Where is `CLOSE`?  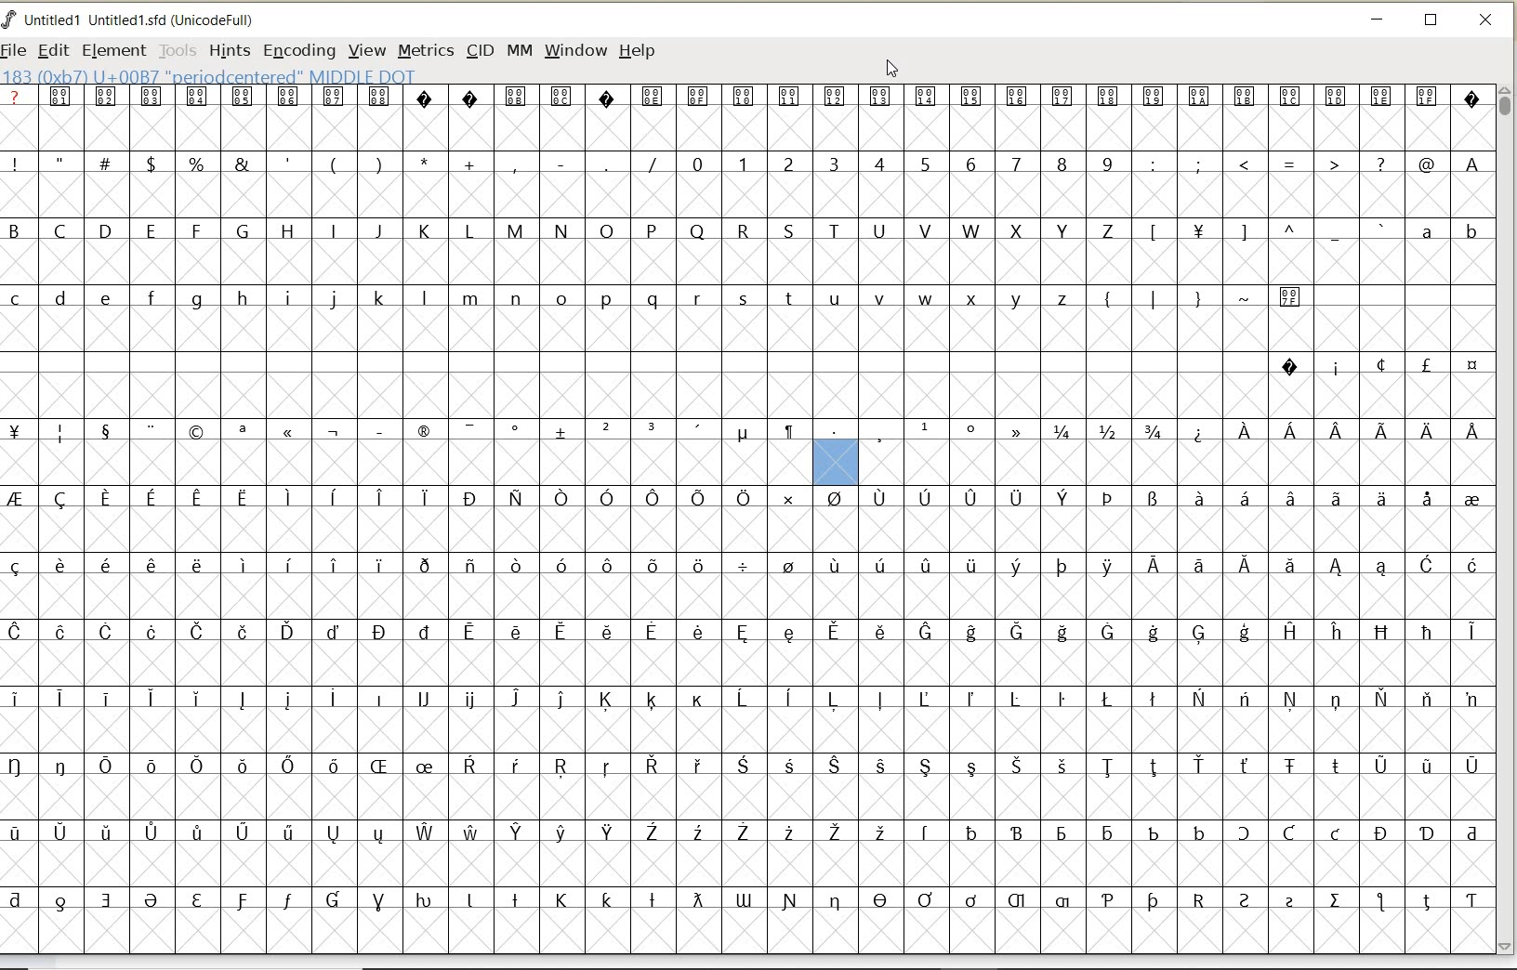
CLOSE is located at coordinates (1487, 20).